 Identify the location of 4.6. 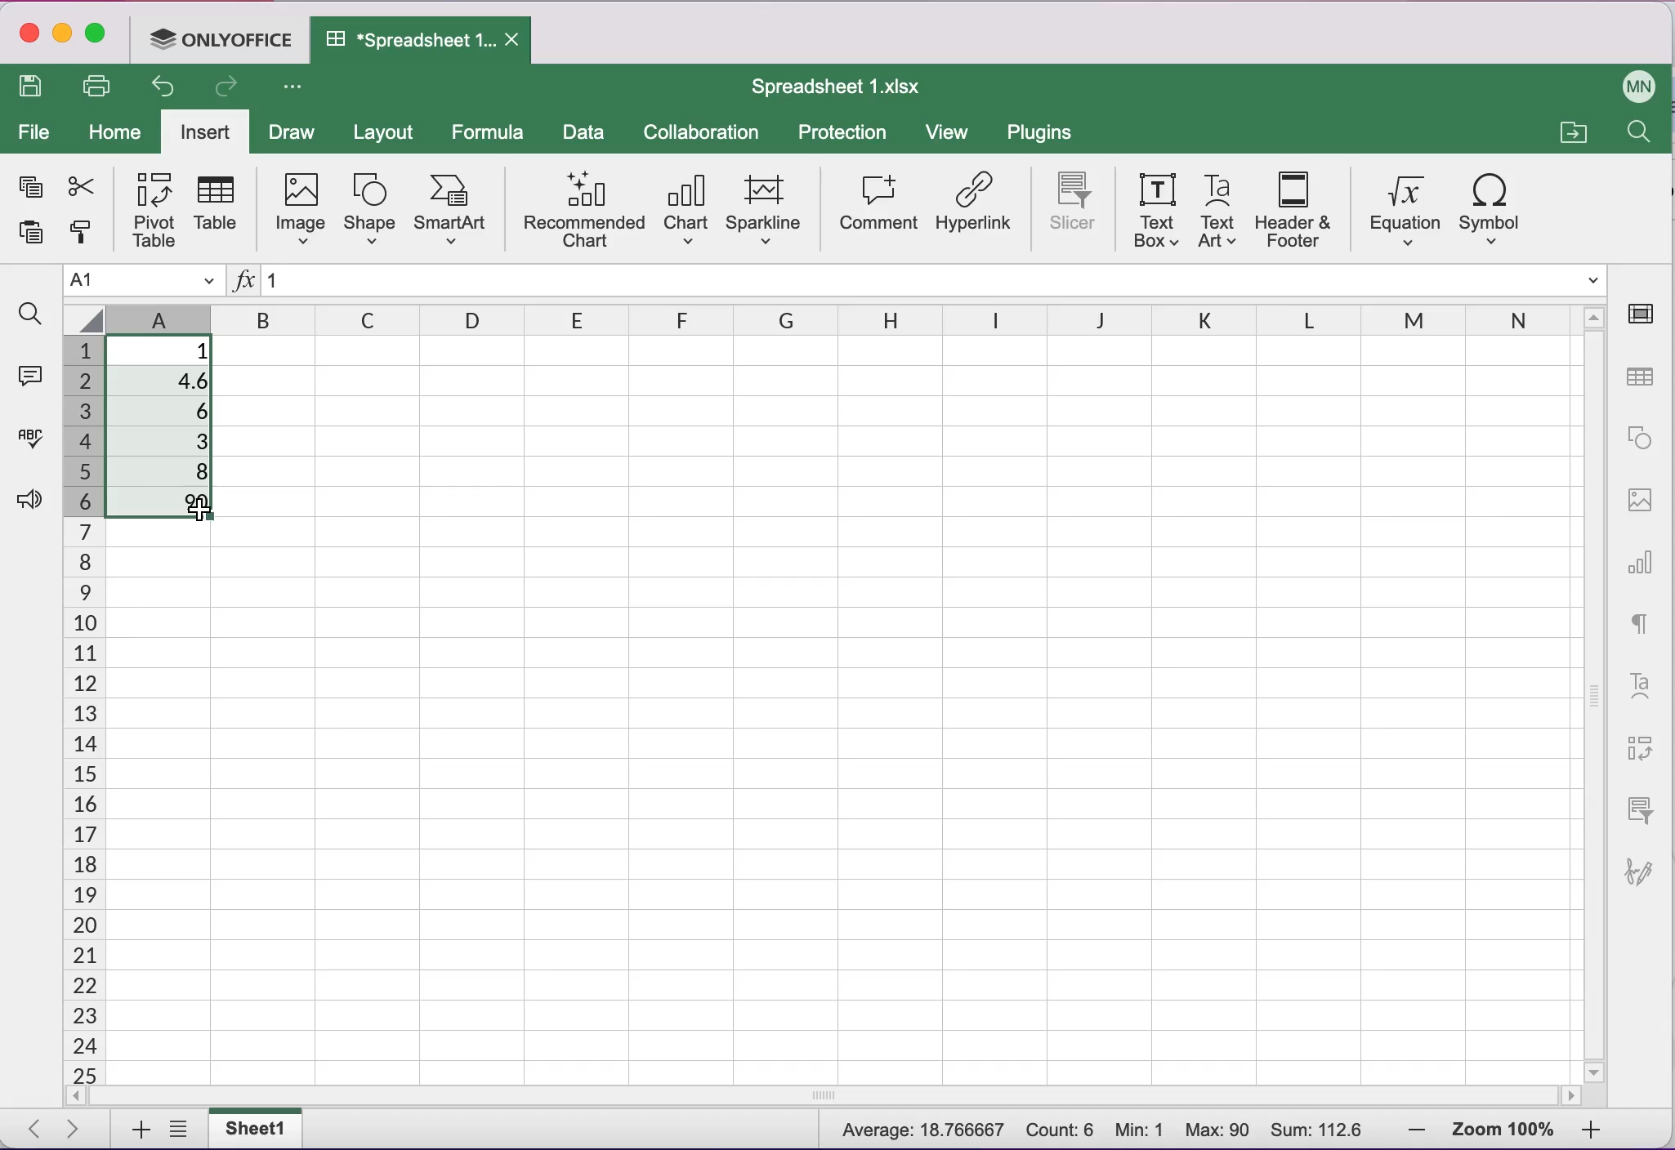
(171, 384).